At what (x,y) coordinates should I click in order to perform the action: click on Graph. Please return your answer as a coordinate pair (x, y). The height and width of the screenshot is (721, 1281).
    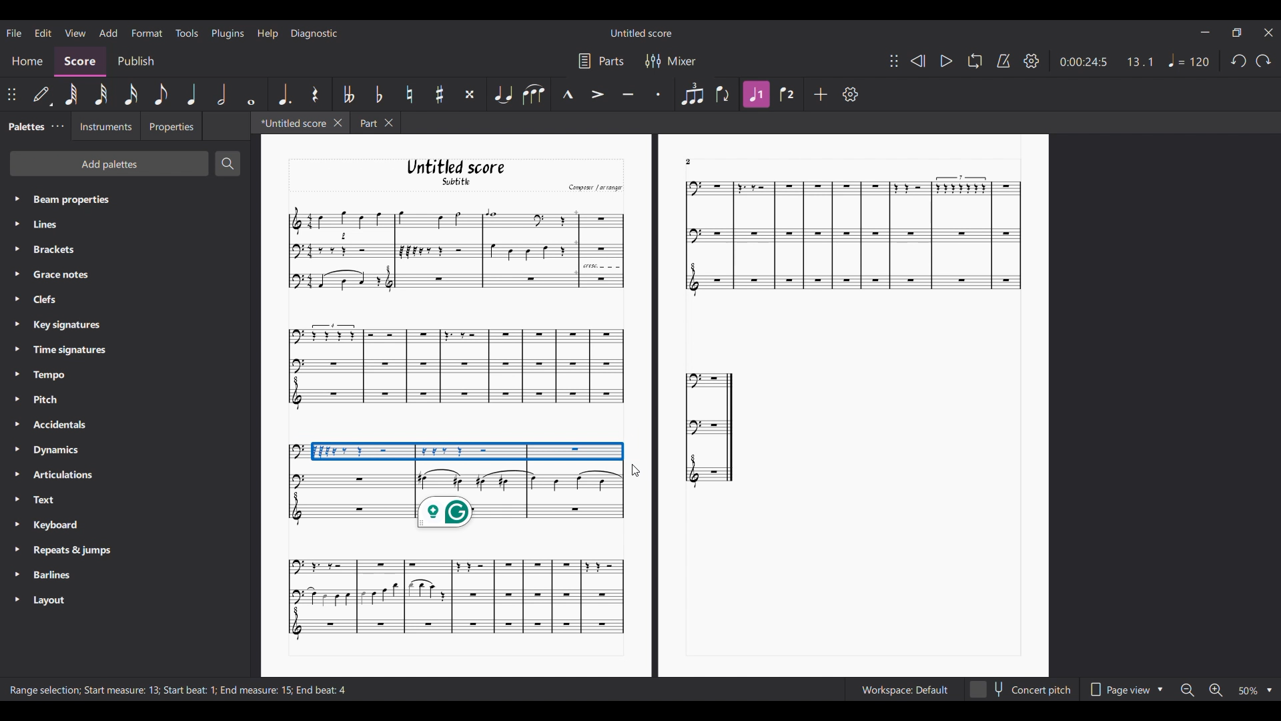
    Looking at the image, I should click on (847, 238).